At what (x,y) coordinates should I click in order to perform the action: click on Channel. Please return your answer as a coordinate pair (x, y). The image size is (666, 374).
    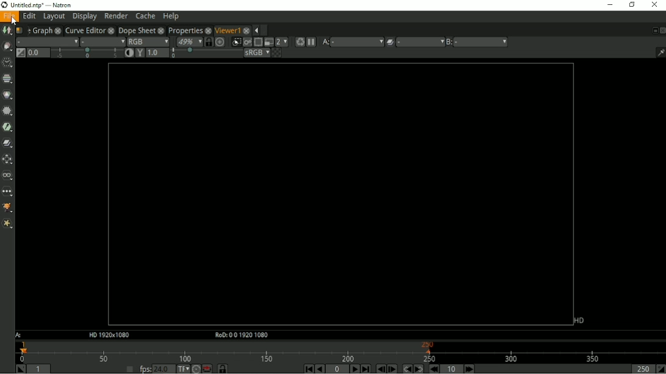
    Looking at the image, I should click on (7, 79).